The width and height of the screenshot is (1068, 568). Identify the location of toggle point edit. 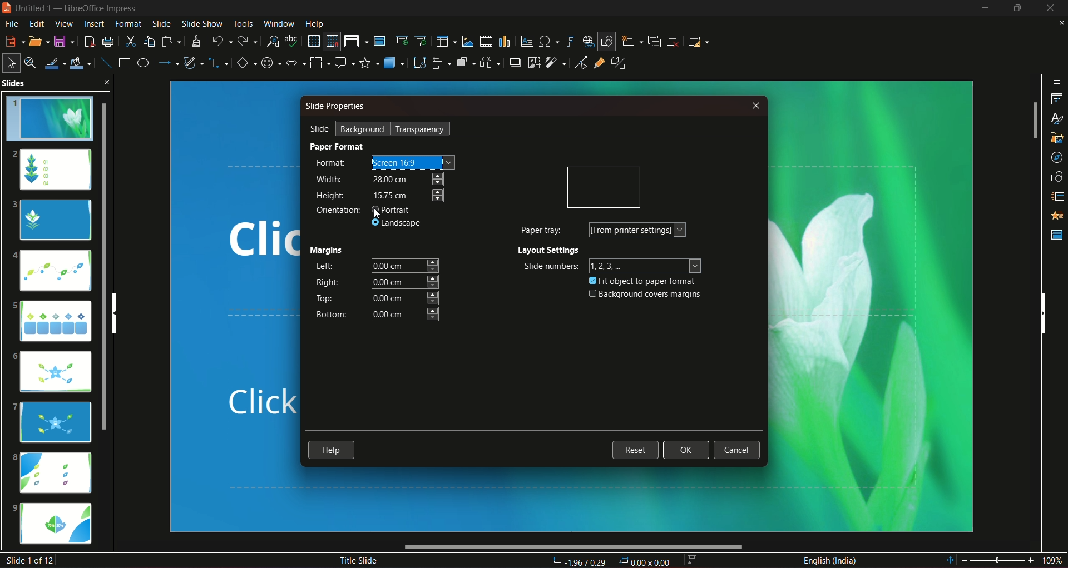
(579, 64).